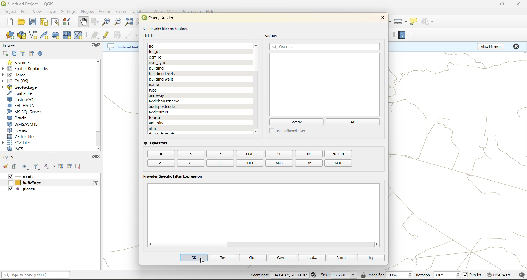  I want to click on fields, so click(159, 46).